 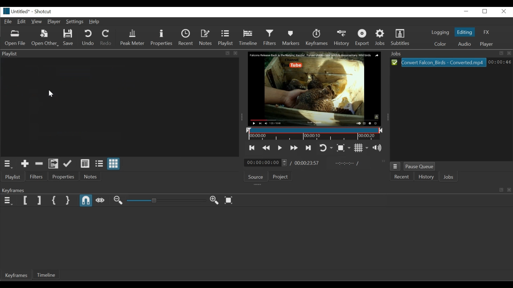 I want to click on Recent, so click(x=186, y=37).